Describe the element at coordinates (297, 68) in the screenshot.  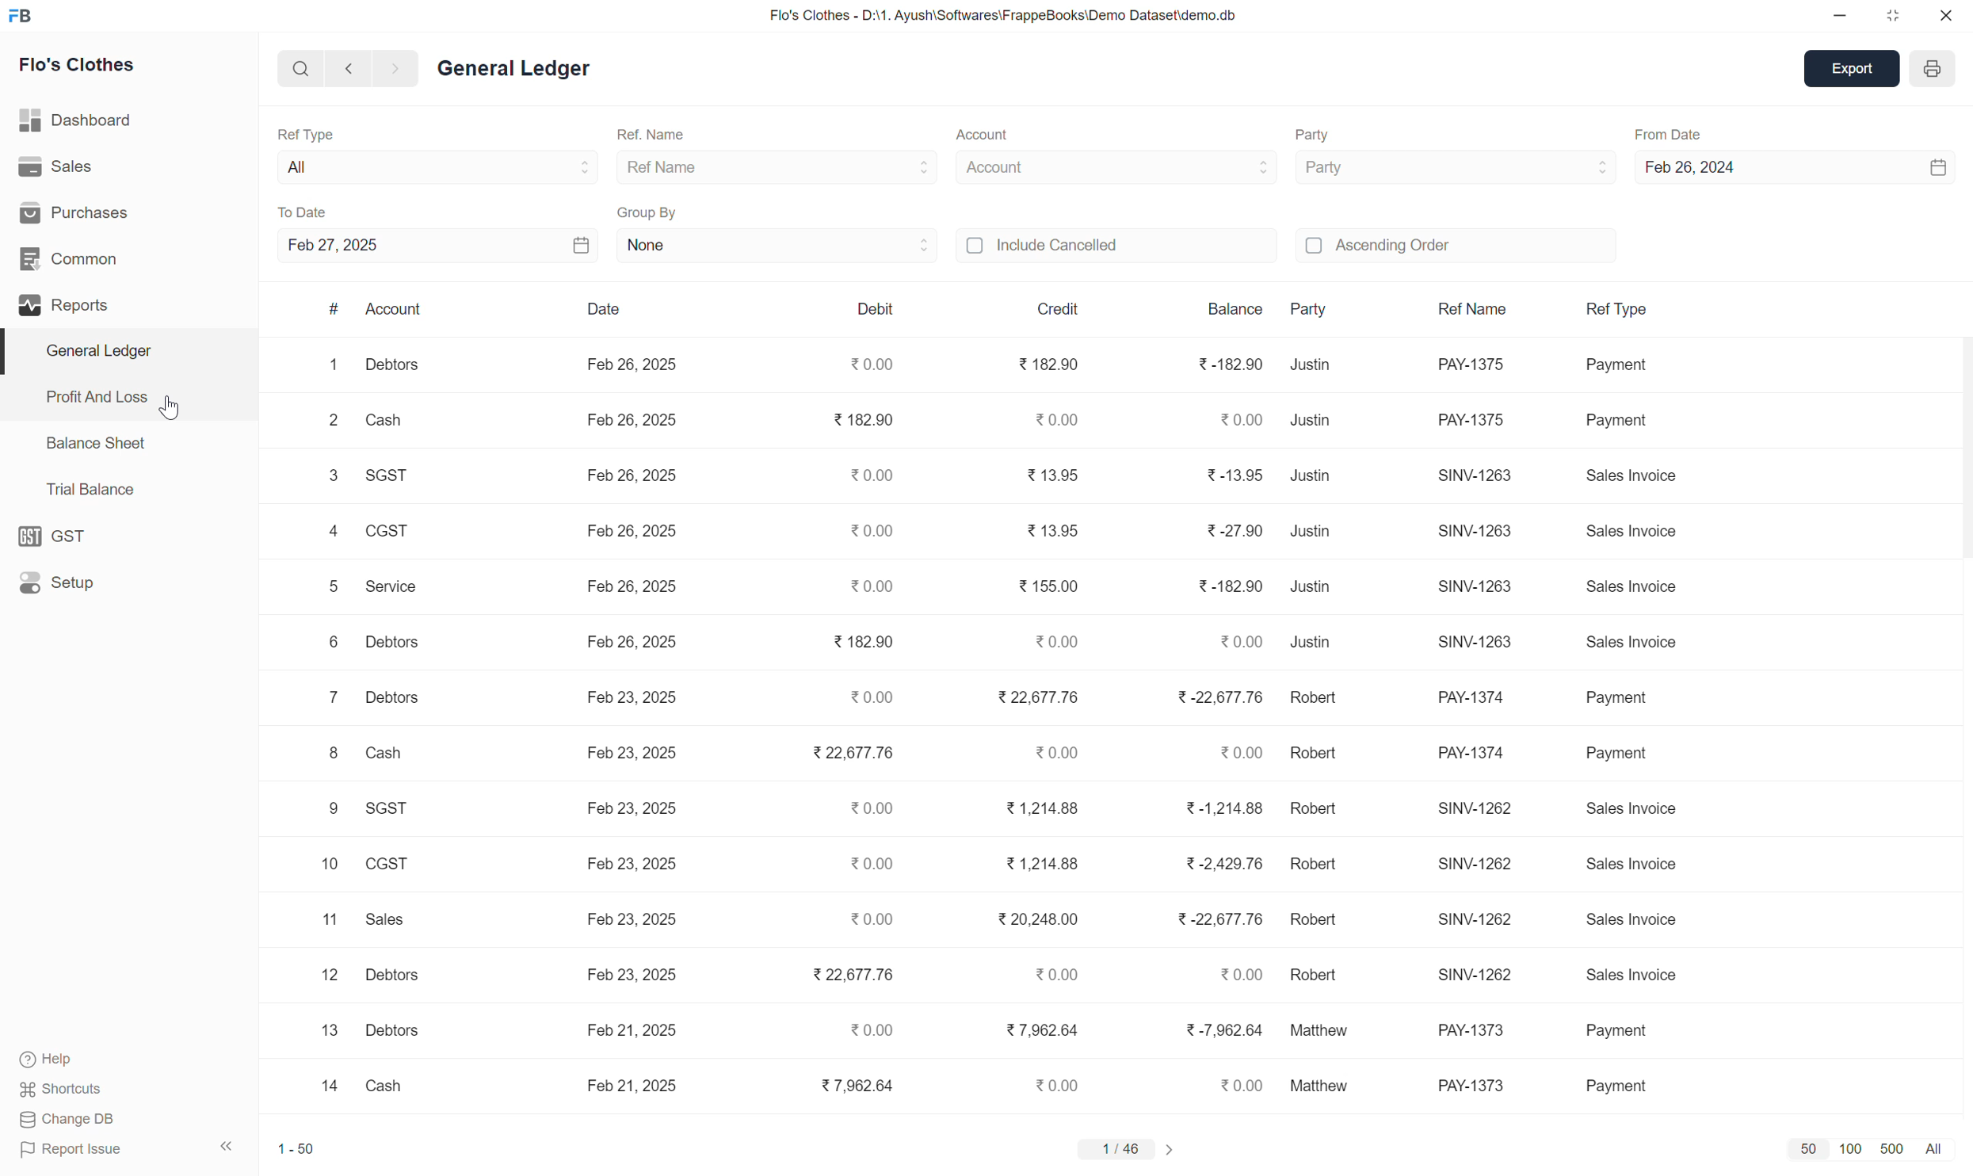
I see `search` at that location.